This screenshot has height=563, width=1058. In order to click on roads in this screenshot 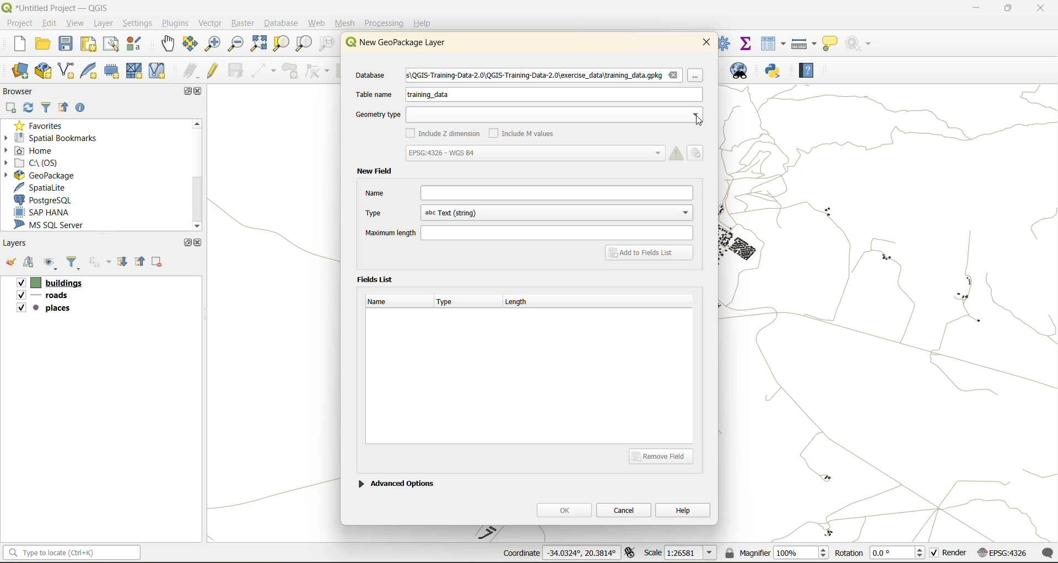, I will do `click(45, 297)`.